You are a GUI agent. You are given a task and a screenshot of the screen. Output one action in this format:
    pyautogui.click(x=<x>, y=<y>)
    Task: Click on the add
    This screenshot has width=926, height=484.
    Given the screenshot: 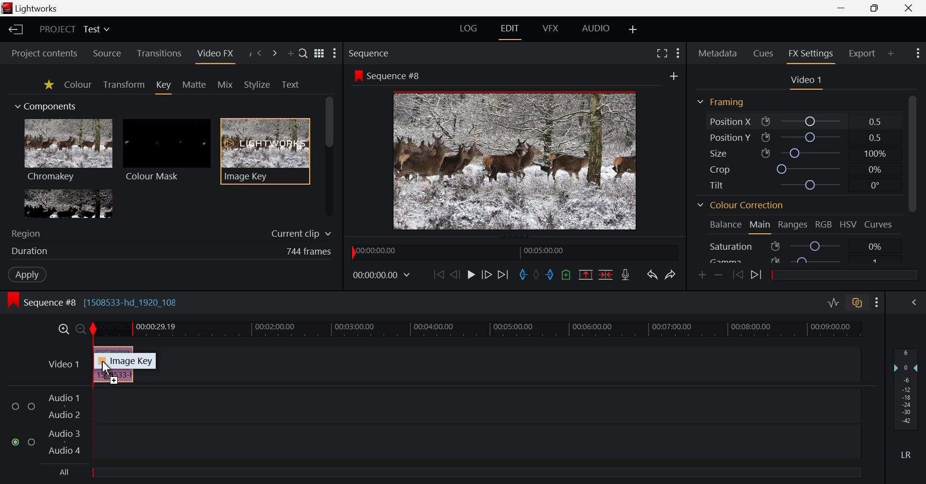 What is the action you would take?
    pyautogui.click(x=673, y=77)
    